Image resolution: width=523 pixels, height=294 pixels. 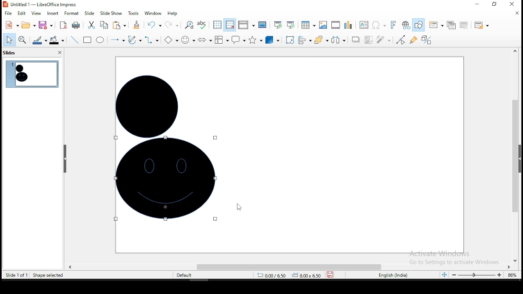 I want to click on tables, so click(x=308, y=26).